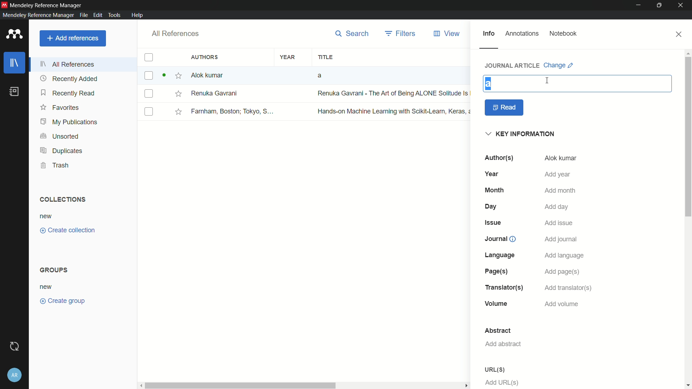 The image size is (692, 389). What do you see at coordinates (495, 272) in the screenshot?
I see `page` at bounding box center [495, 272].